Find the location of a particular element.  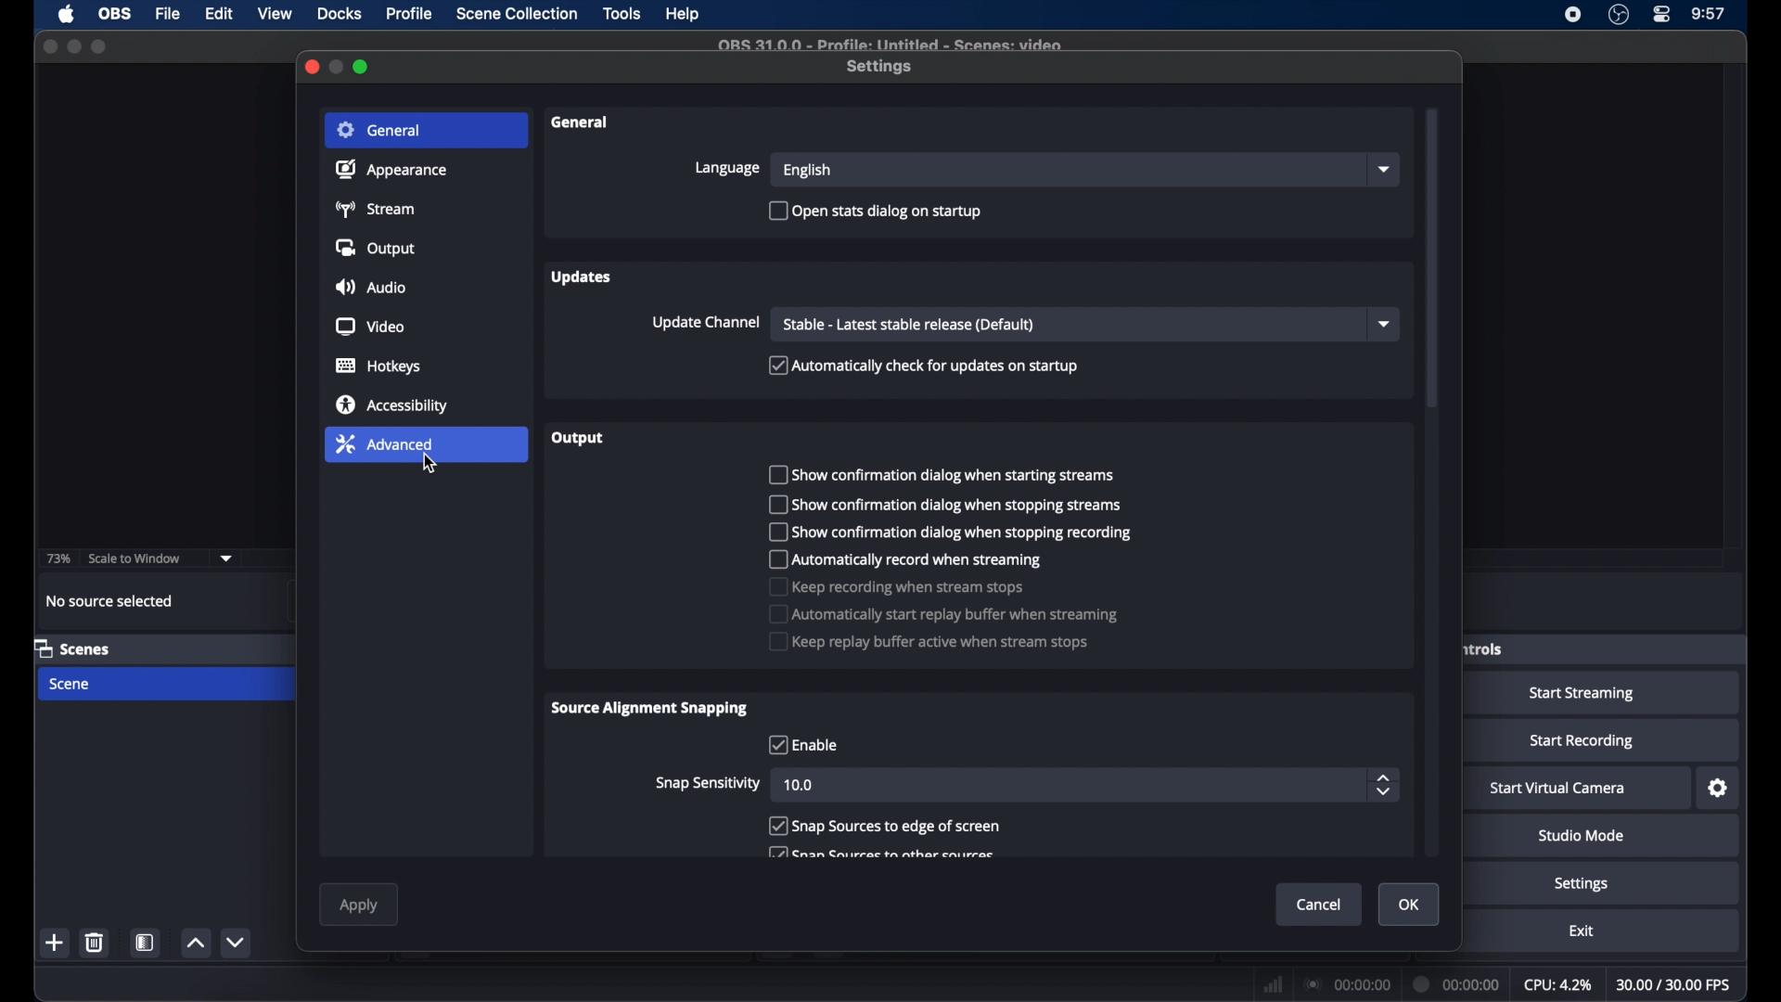

help is located at coordinates (684, 14).